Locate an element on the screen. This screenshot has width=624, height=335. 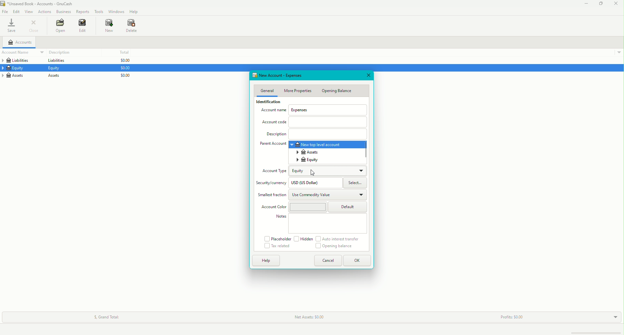
Notes is located at coordinates (321, 223).